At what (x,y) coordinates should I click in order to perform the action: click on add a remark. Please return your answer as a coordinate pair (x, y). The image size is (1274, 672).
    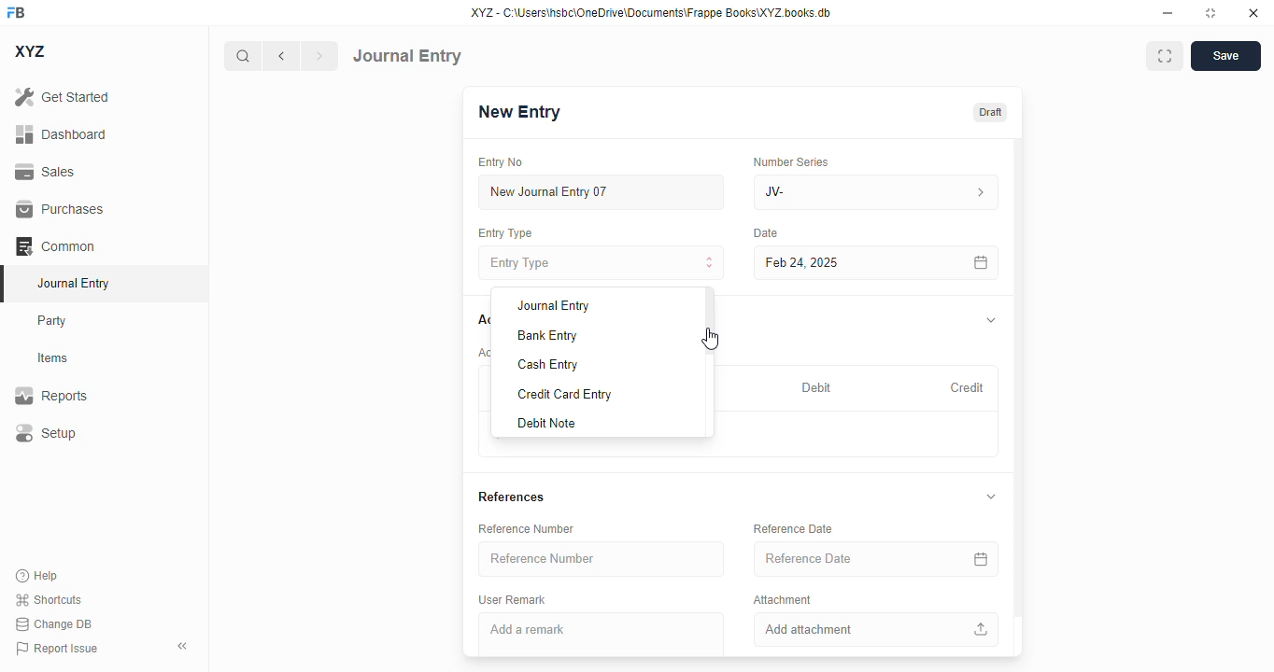
    Looking at the image, I should click on (601, 634).